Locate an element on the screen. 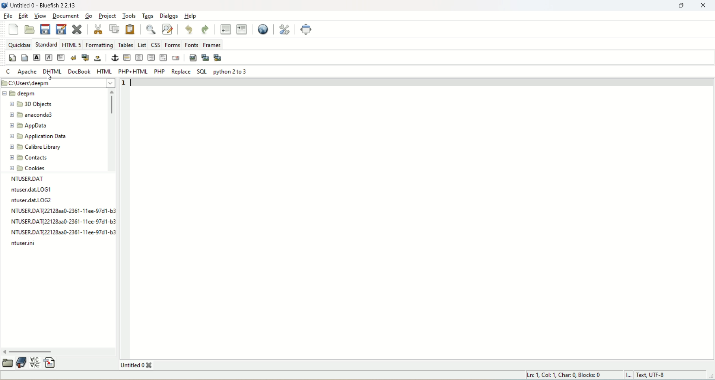 This screenshot has width=715, height=380. center is located at coordinates (139, 57).